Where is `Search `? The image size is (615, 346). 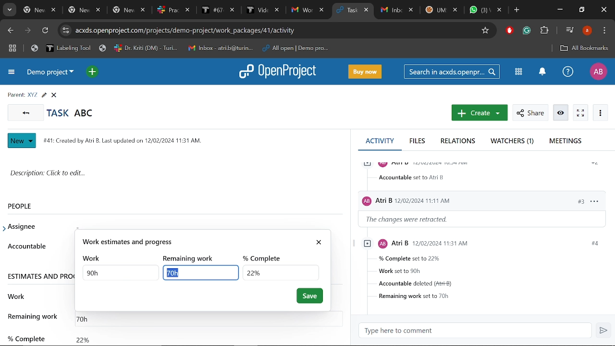 Search  is located at coordinates (453, 72).